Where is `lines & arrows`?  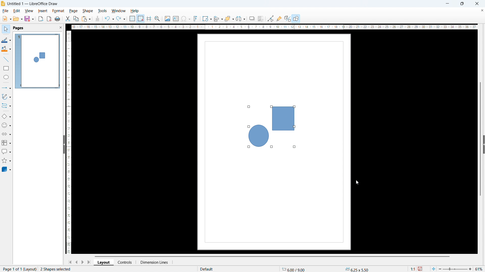 lines & arrows is located at coordinates (7, 88).